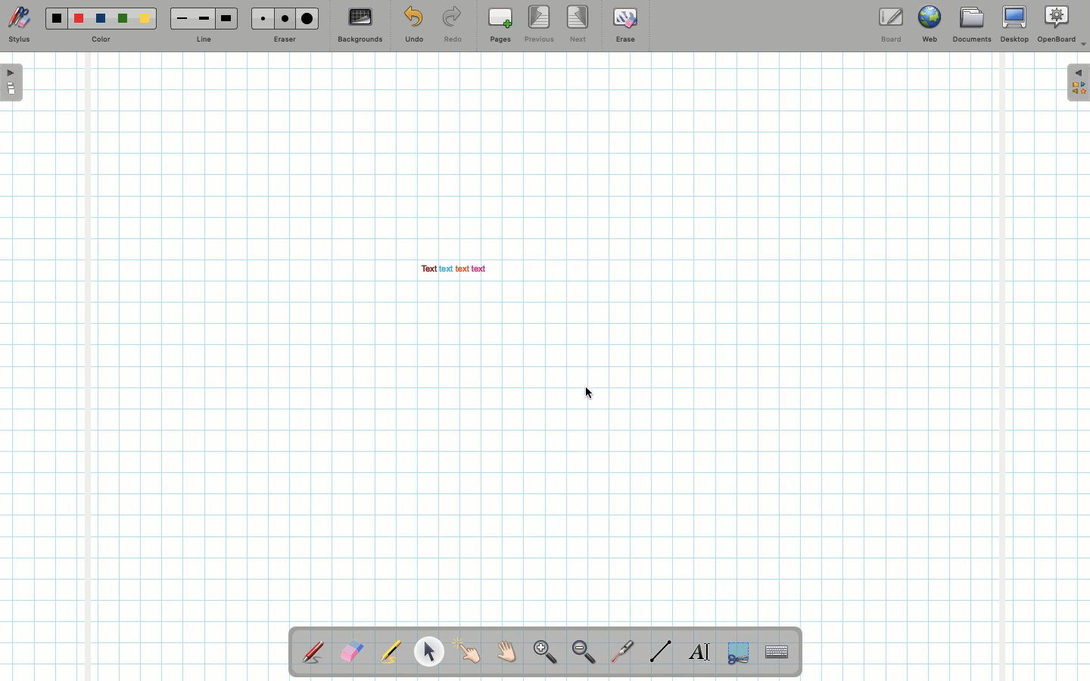 The width and height of the screenshot is (1090, 681). I want to click on Zoom out, so click(584, 653).